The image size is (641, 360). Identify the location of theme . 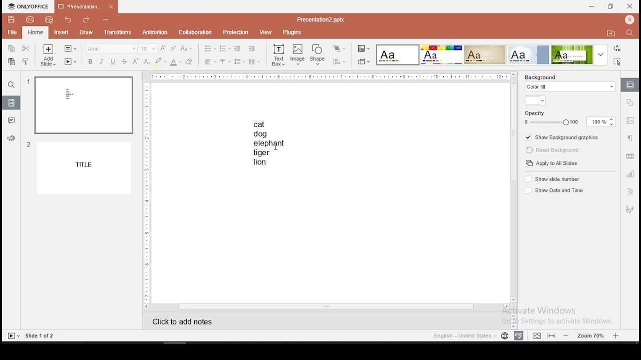
(579, 55).